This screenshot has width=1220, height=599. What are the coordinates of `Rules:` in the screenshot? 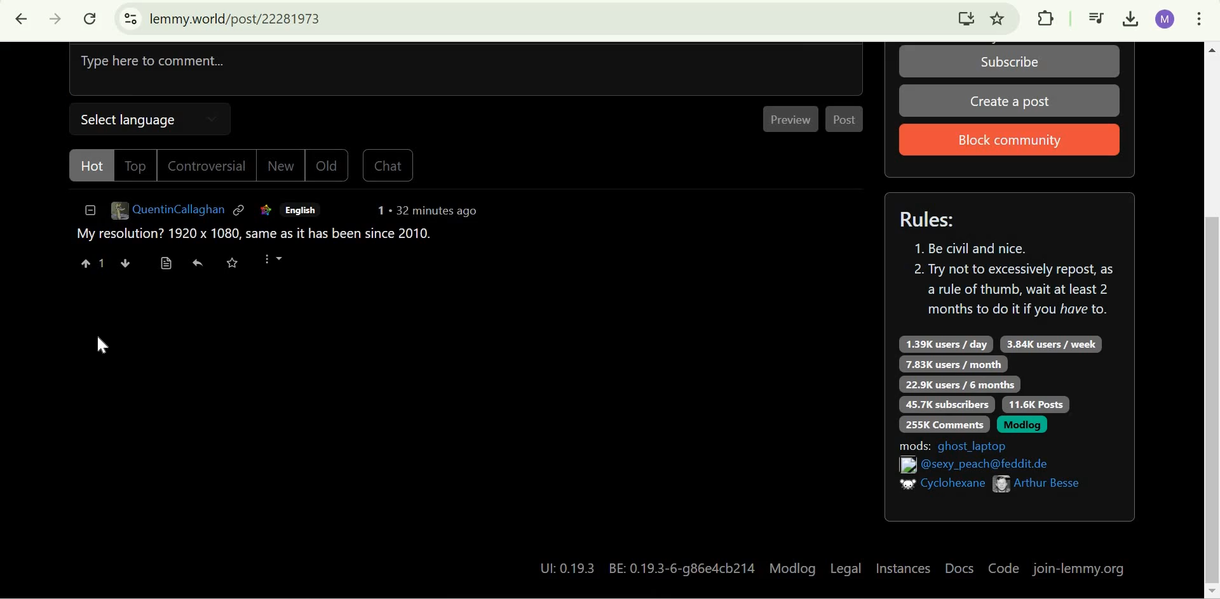 It's located at (932, 218).